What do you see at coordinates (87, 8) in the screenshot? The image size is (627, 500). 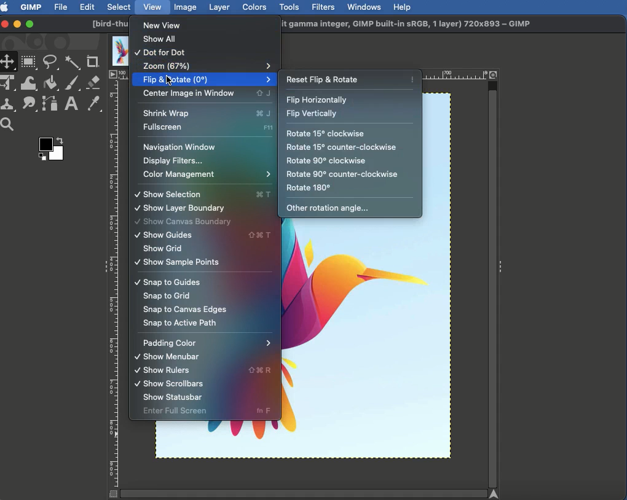 I see `Edit` at bounding box center [87, 8].